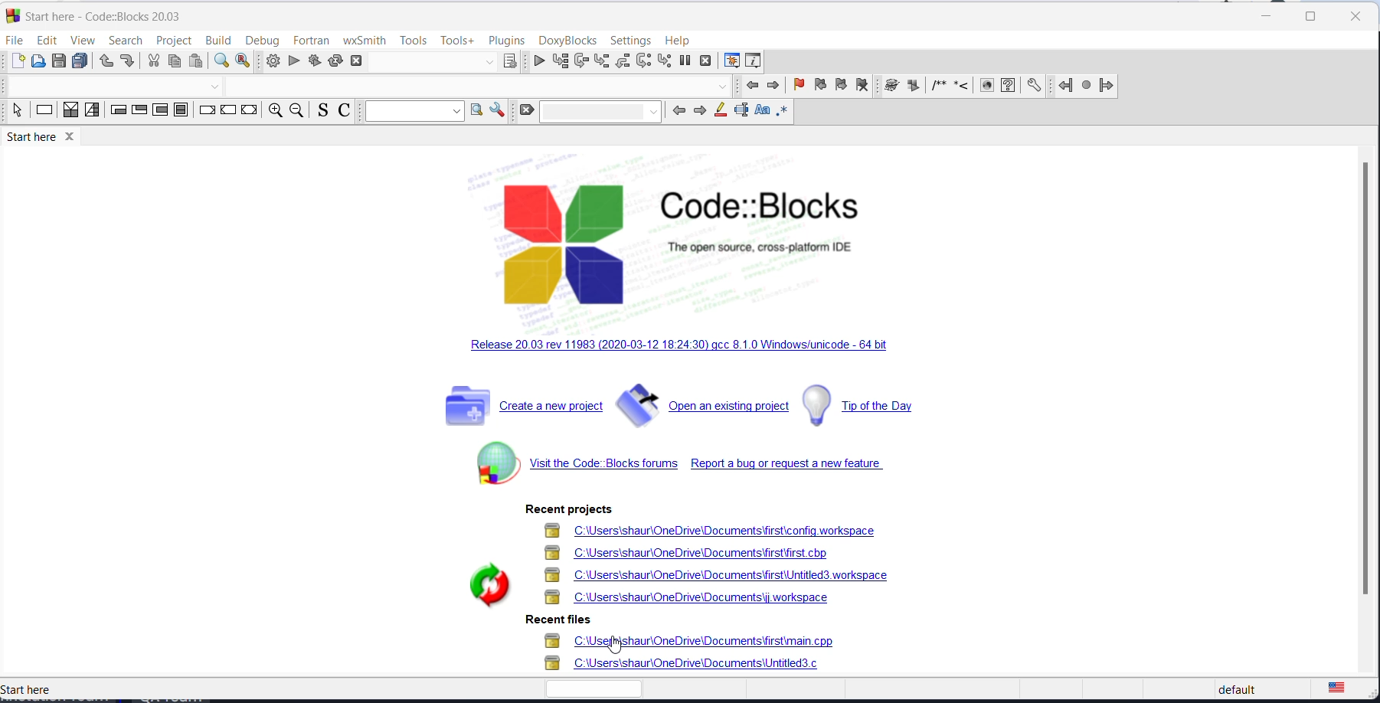 This screenshot has height=703, width=1380. What do you see at coordinates (173, 41) in the screenshot?
I see `project` at bounding box center [173, 41].